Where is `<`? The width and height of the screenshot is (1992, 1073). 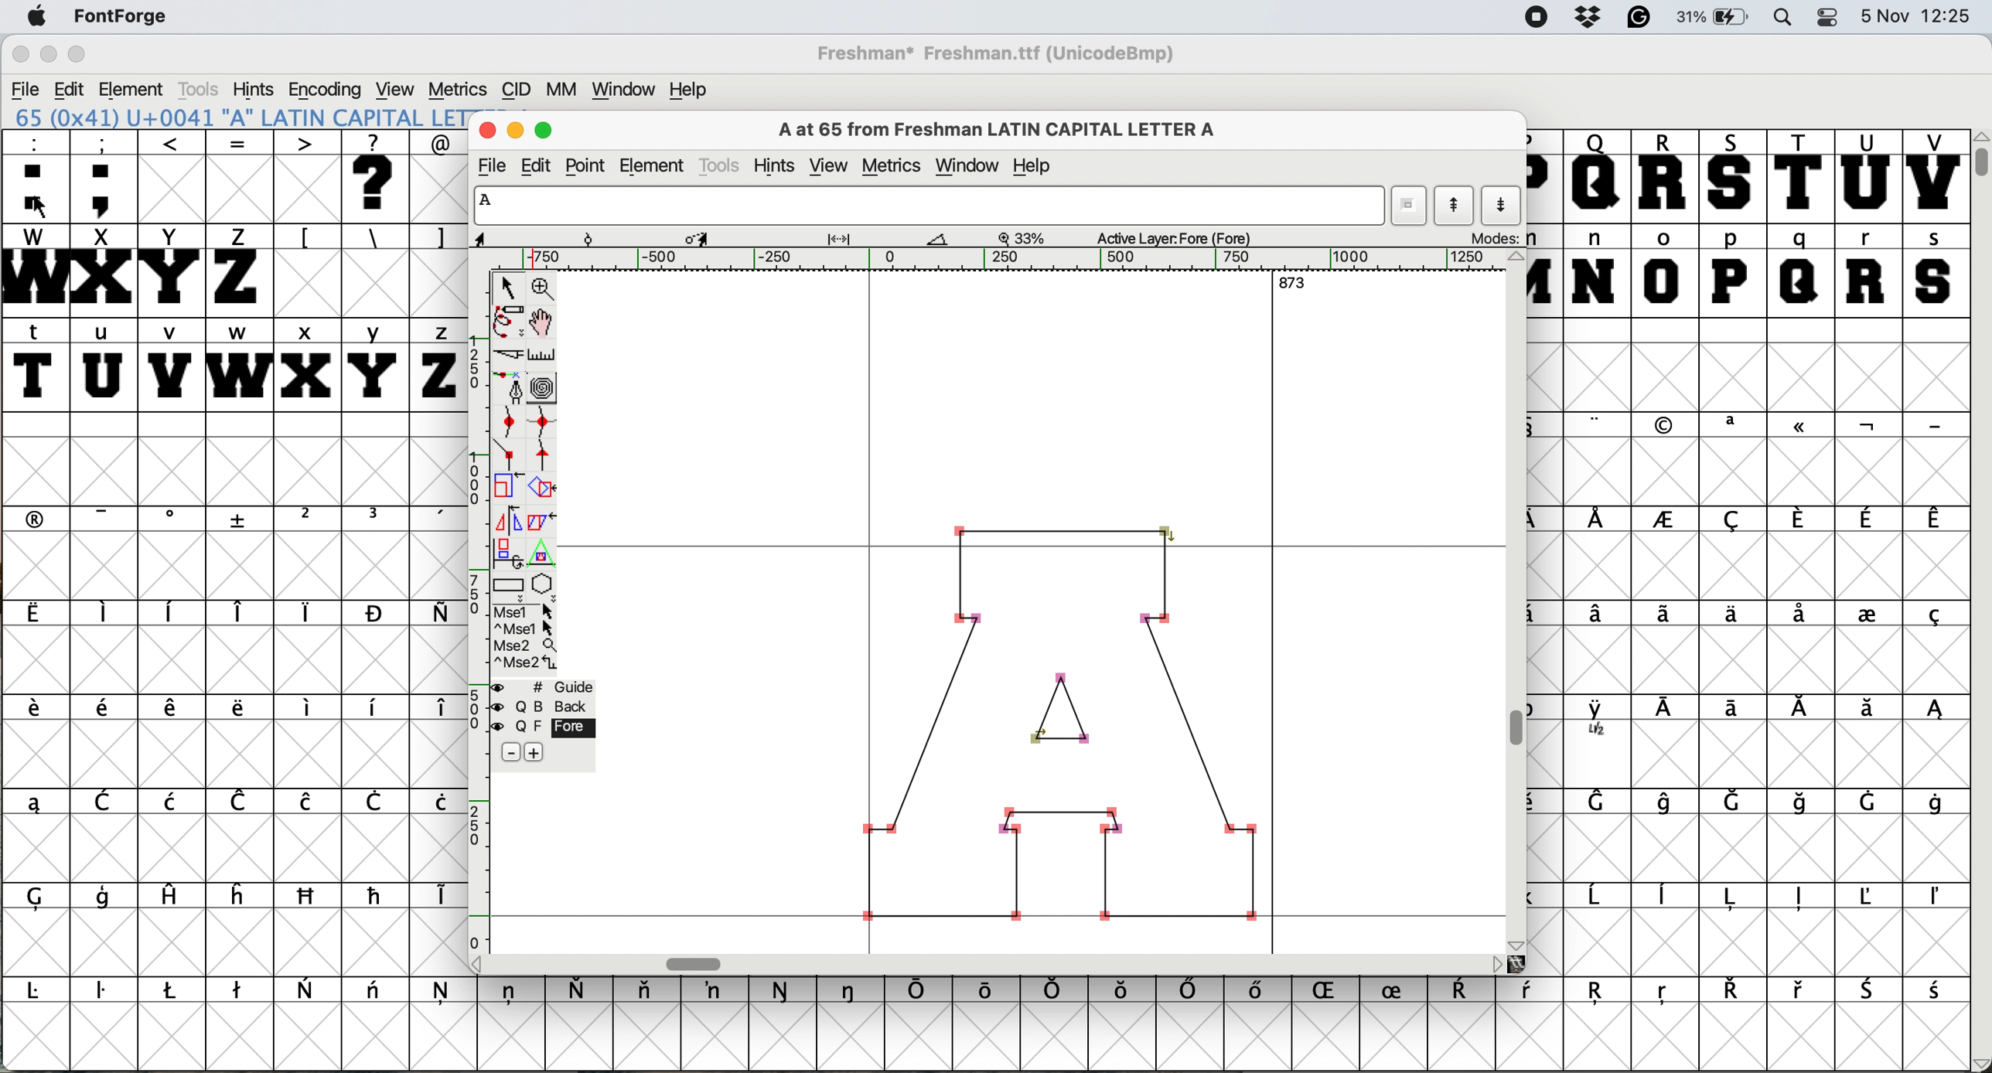
< is located at coordinates (172, 175).